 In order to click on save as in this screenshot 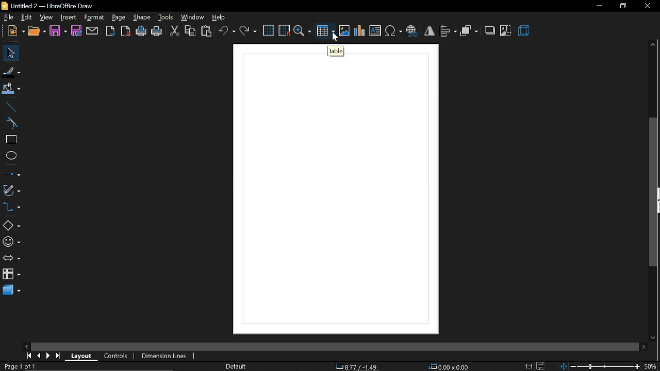, I will do `click(76, 30)`.